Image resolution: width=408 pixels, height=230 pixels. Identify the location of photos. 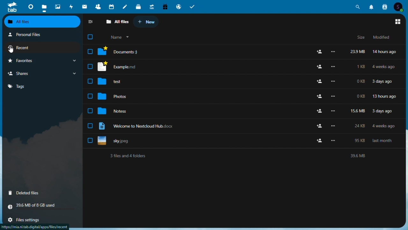
(115, 95).